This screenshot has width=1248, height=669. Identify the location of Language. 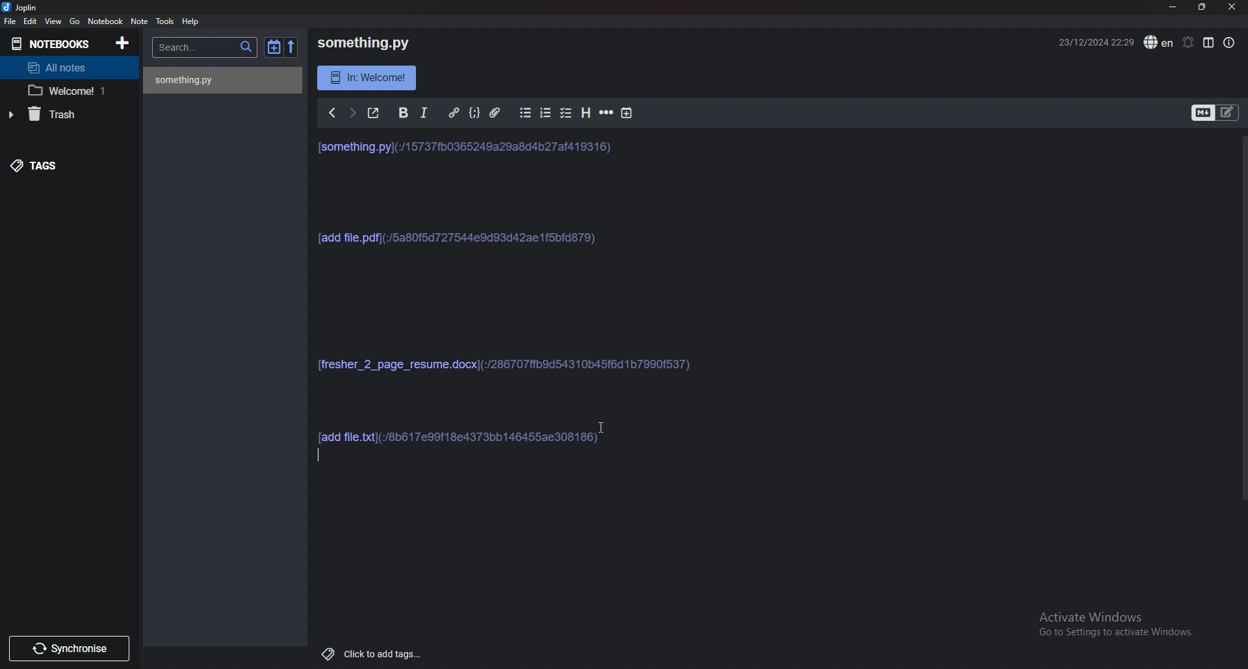
(1158, 42).